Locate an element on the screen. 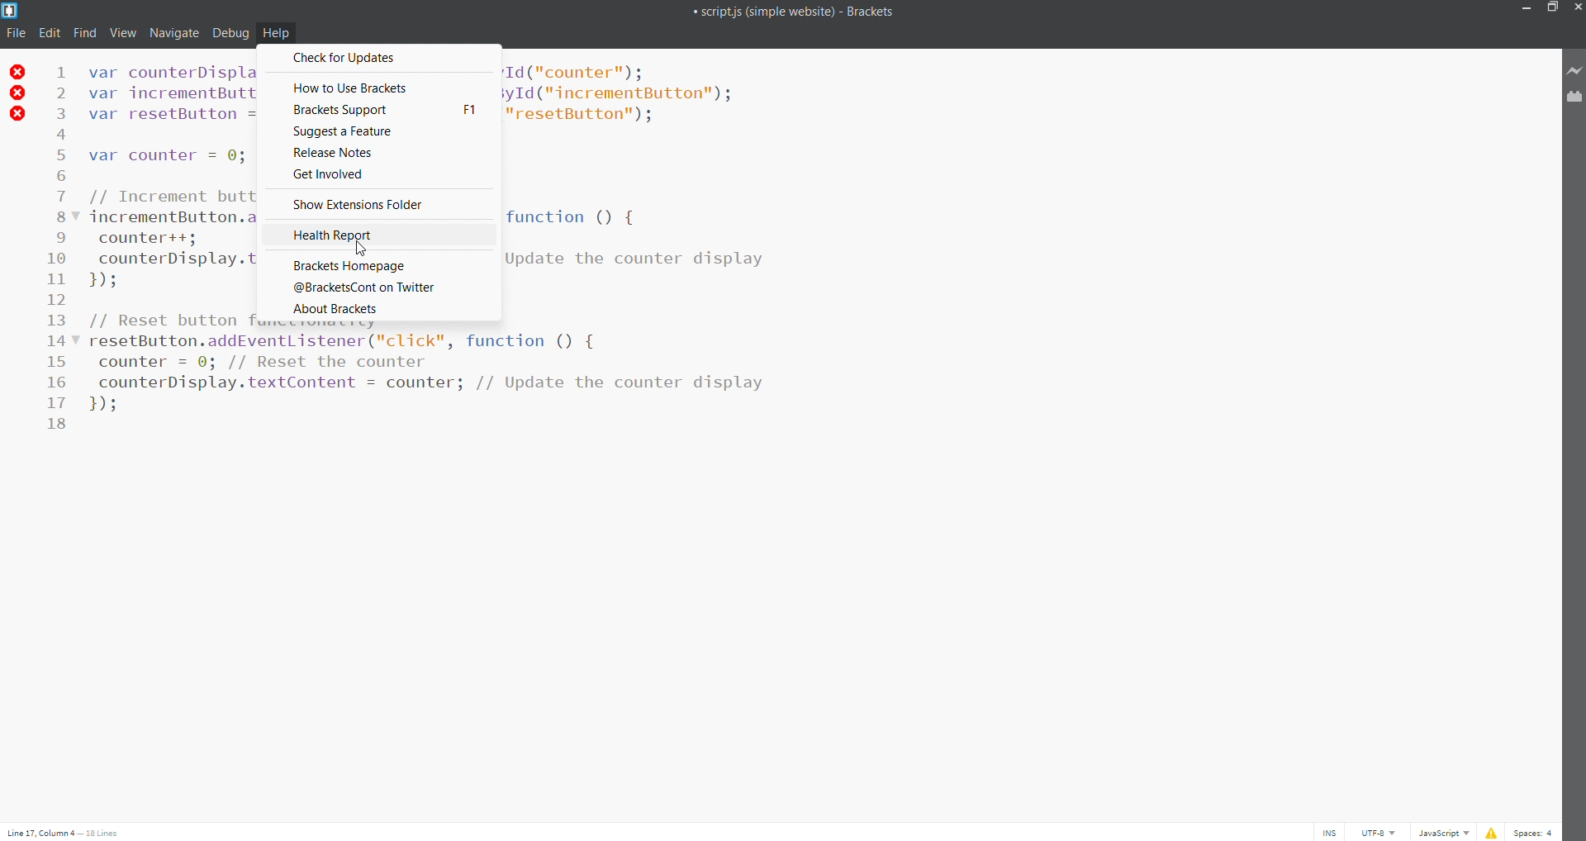  @BracketsCont on twitter is located at coordinates (379, 286).